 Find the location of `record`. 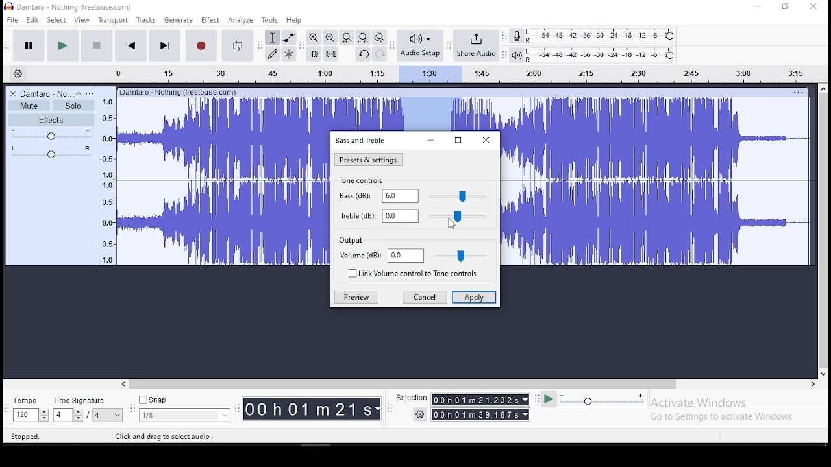

record is located at coordinates (200, 45).